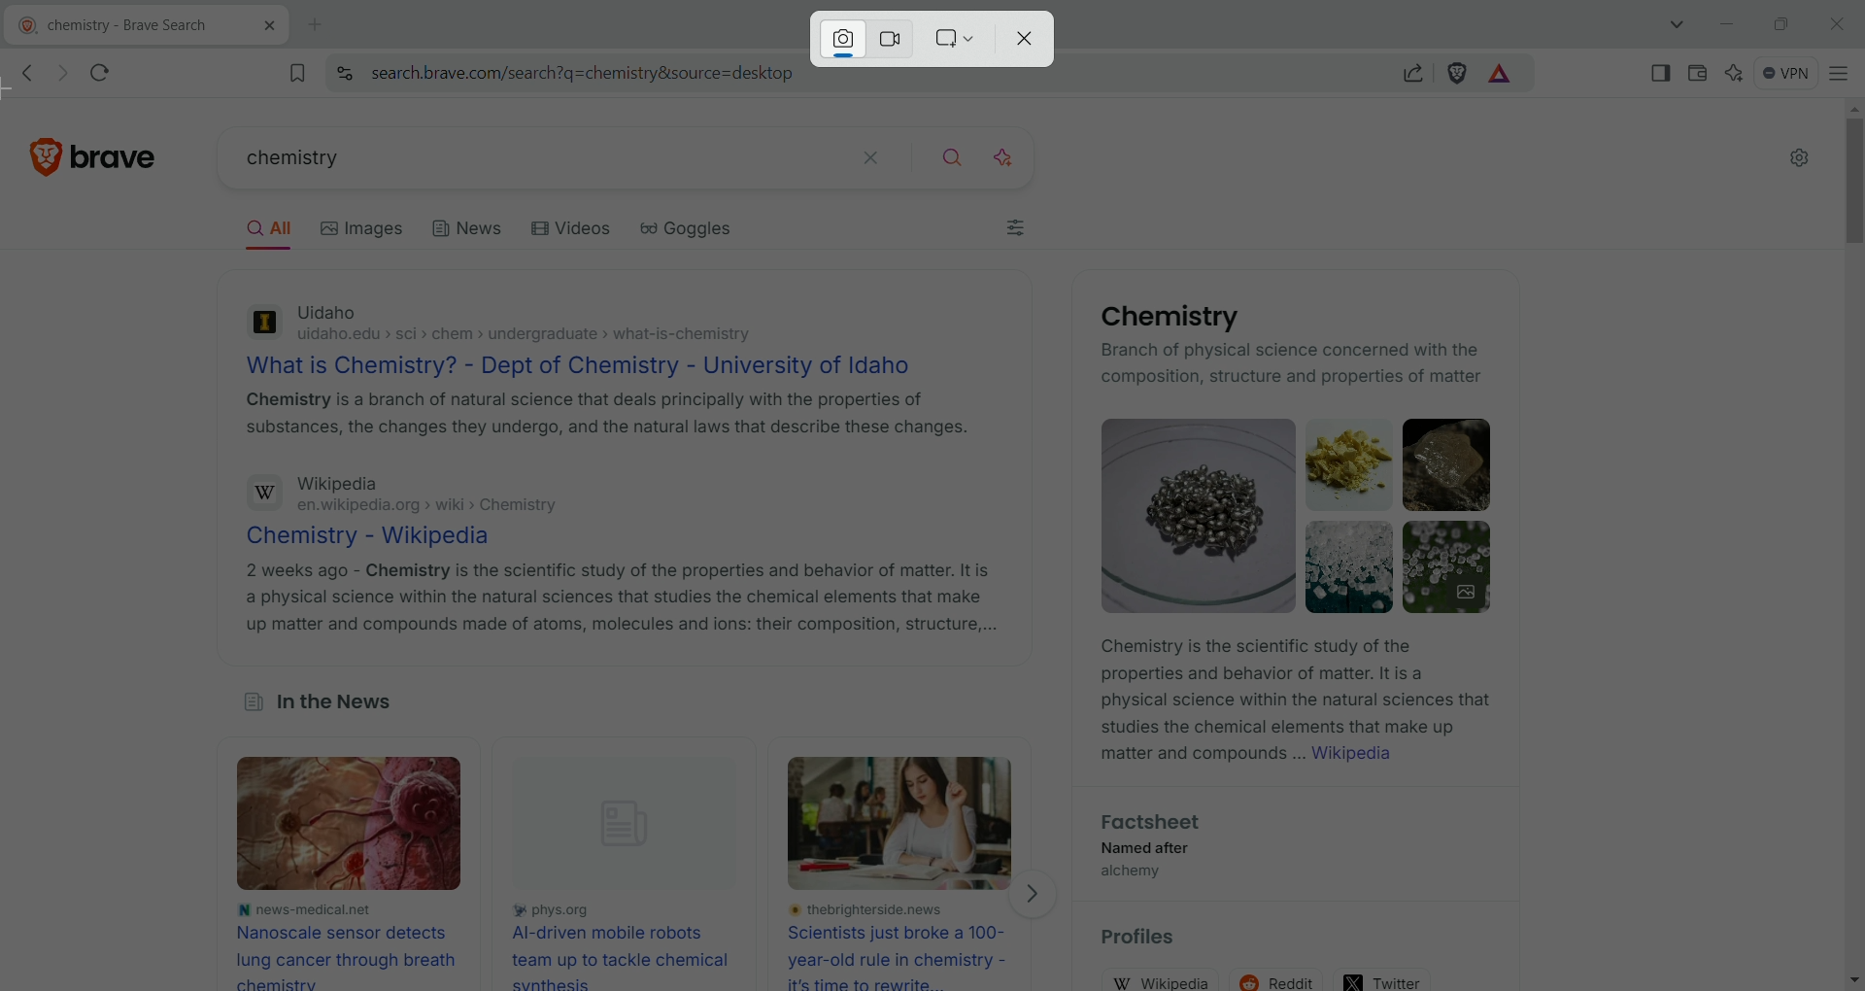 The width and height of the screenshot is (1865, 991). Describe the element at coordinates (48, 154) in the screenshot. I see `brave logo` at that location.